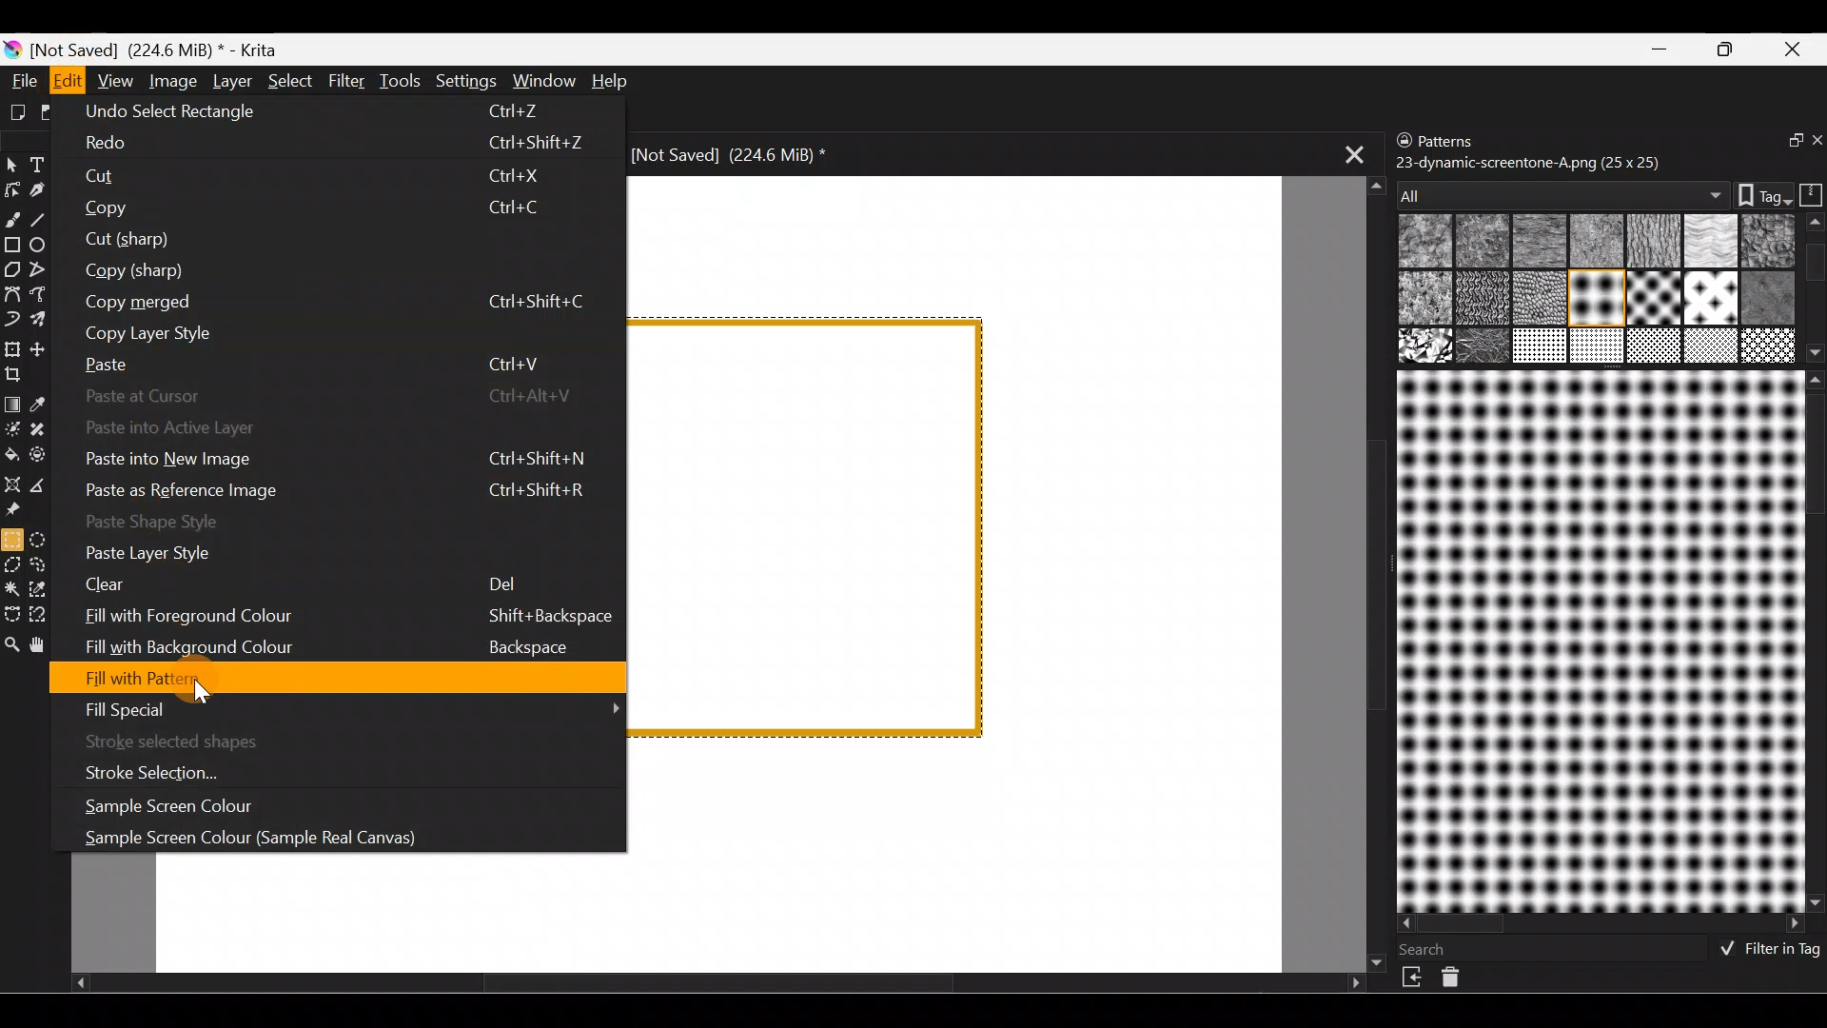 Image resolution: width=1827 pixels, height=1028 pixels. What do you see at coordinates (115, 79) in the screenshot?
I see `View` at bounding box center [115, 79].